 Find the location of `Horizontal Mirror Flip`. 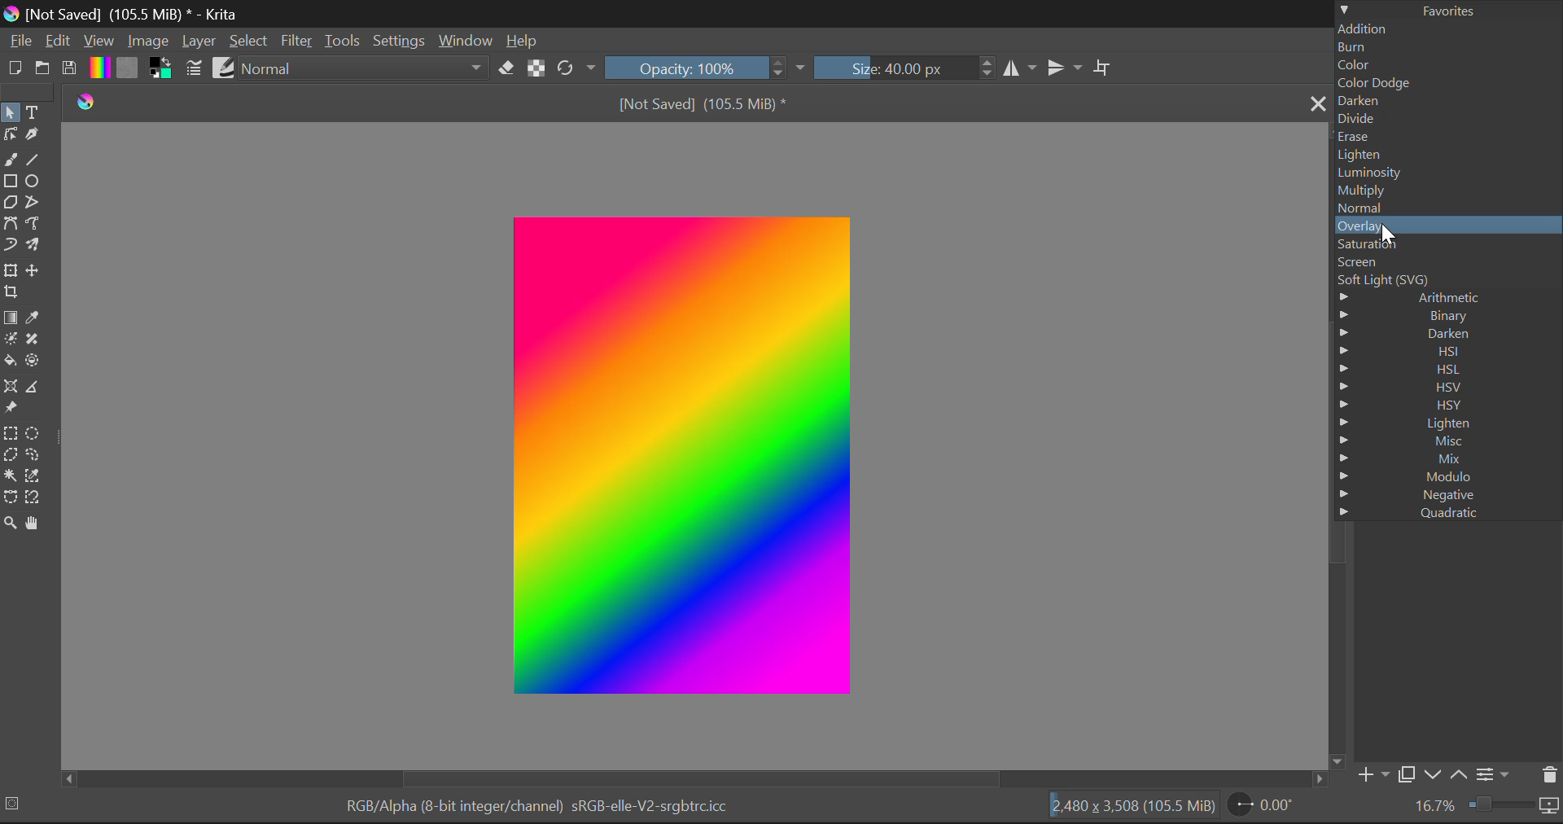

Horizontal Mirror Flip is located at coordinates (1062, 67).